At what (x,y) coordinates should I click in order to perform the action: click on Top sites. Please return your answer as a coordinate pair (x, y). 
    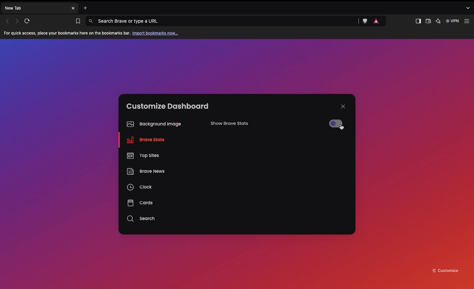
    Looking at the image, I should click on (142, 155).